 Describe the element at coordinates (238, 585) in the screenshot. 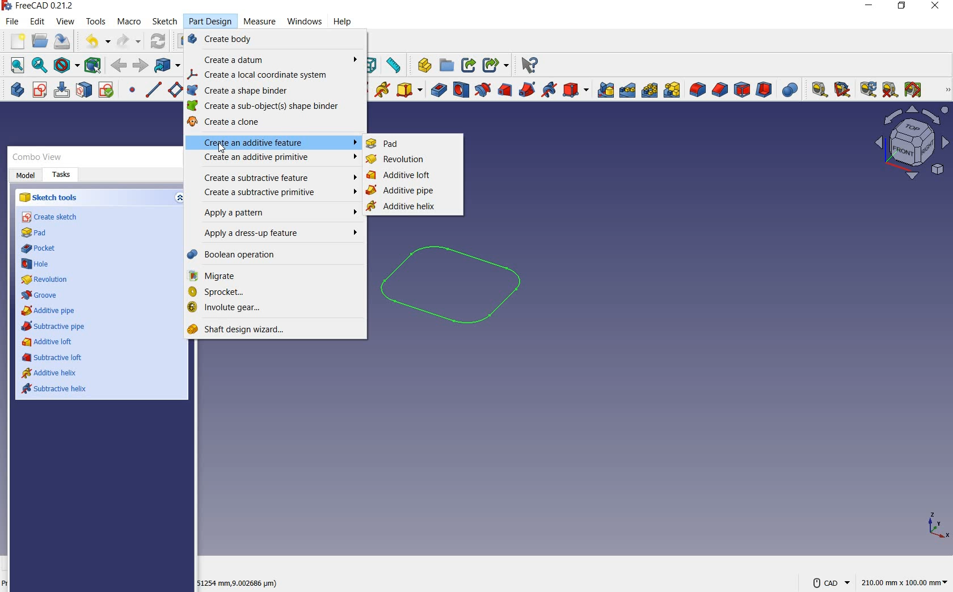

I see `51254 mm, (9.002686 microm)` at that location.